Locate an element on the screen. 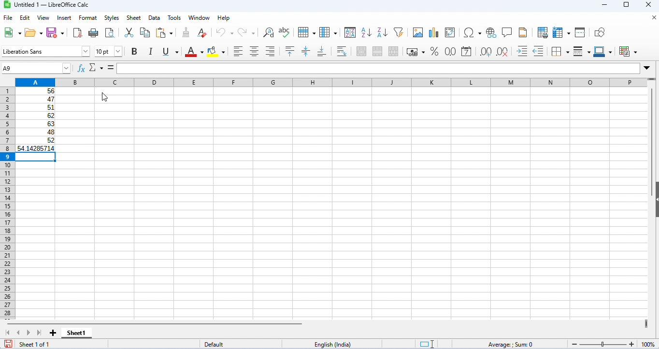 This screenshot has width=659, height=349. close or open side bar is located at coordinates (655, 207).